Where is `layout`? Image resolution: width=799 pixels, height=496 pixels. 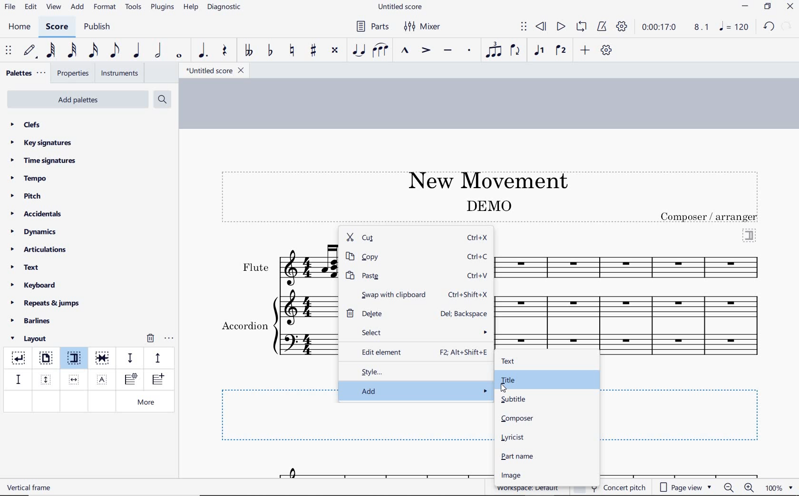
layout is located at coordinates (30, 339).